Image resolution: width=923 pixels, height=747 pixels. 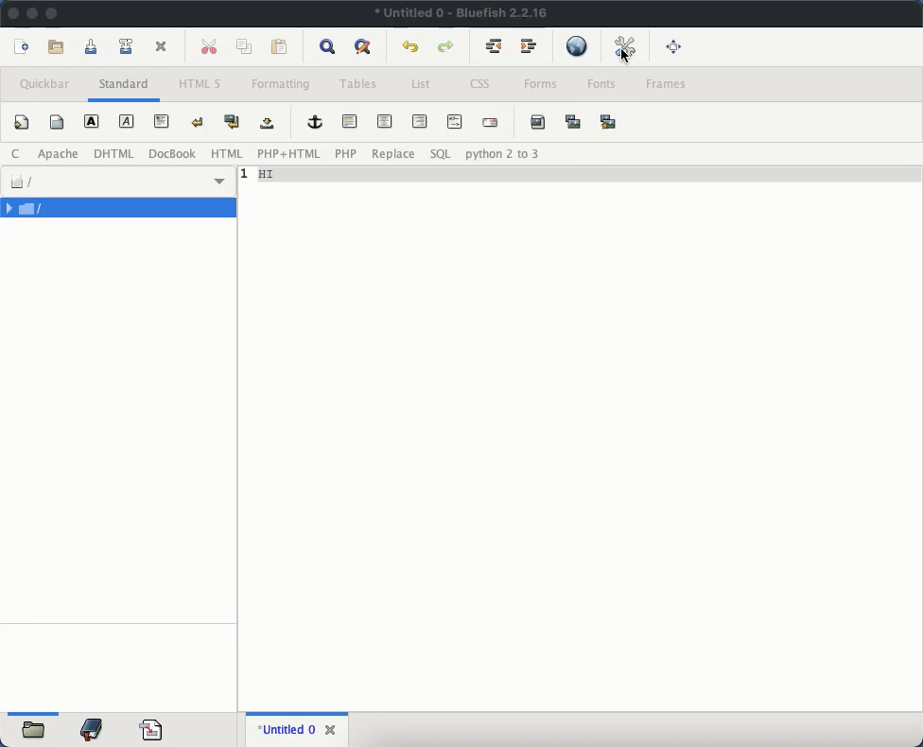 I want to click on edit preferences, so click(x=621, y=46).